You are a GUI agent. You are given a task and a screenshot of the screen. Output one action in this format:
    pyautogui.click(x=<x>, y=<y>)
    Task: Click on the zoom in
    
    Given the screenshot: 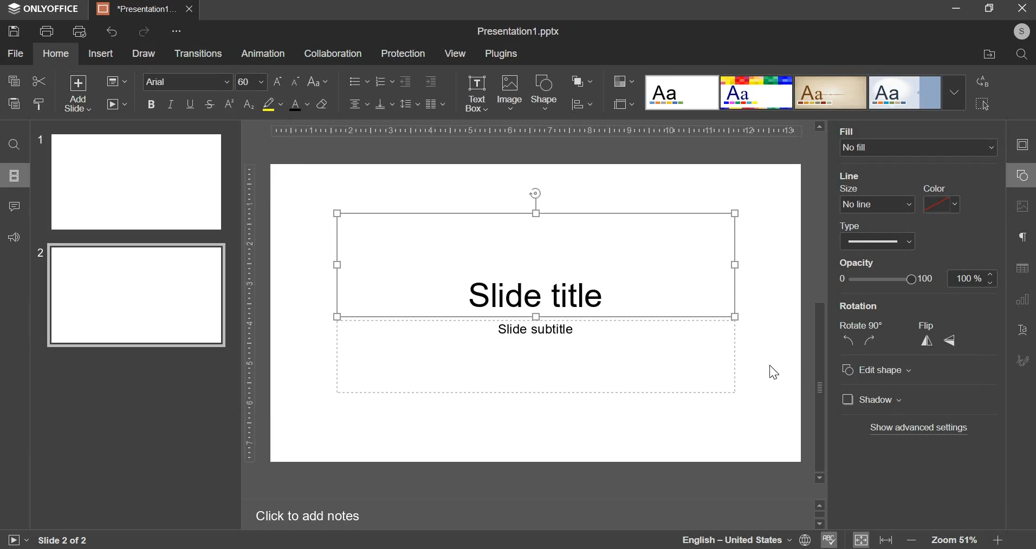 What is the action you would take?
    pyautogui.click(x=996, y=540)
    